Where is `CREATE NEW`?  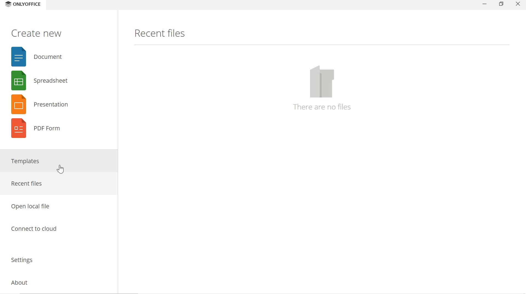
CREATE NEW is located at coordinates (36, 33).